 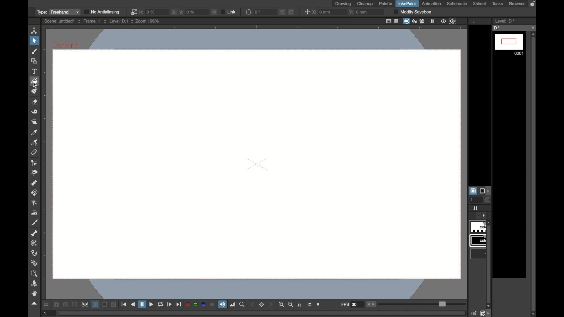 I want to click on snapshot, so click(x=66, y=304).